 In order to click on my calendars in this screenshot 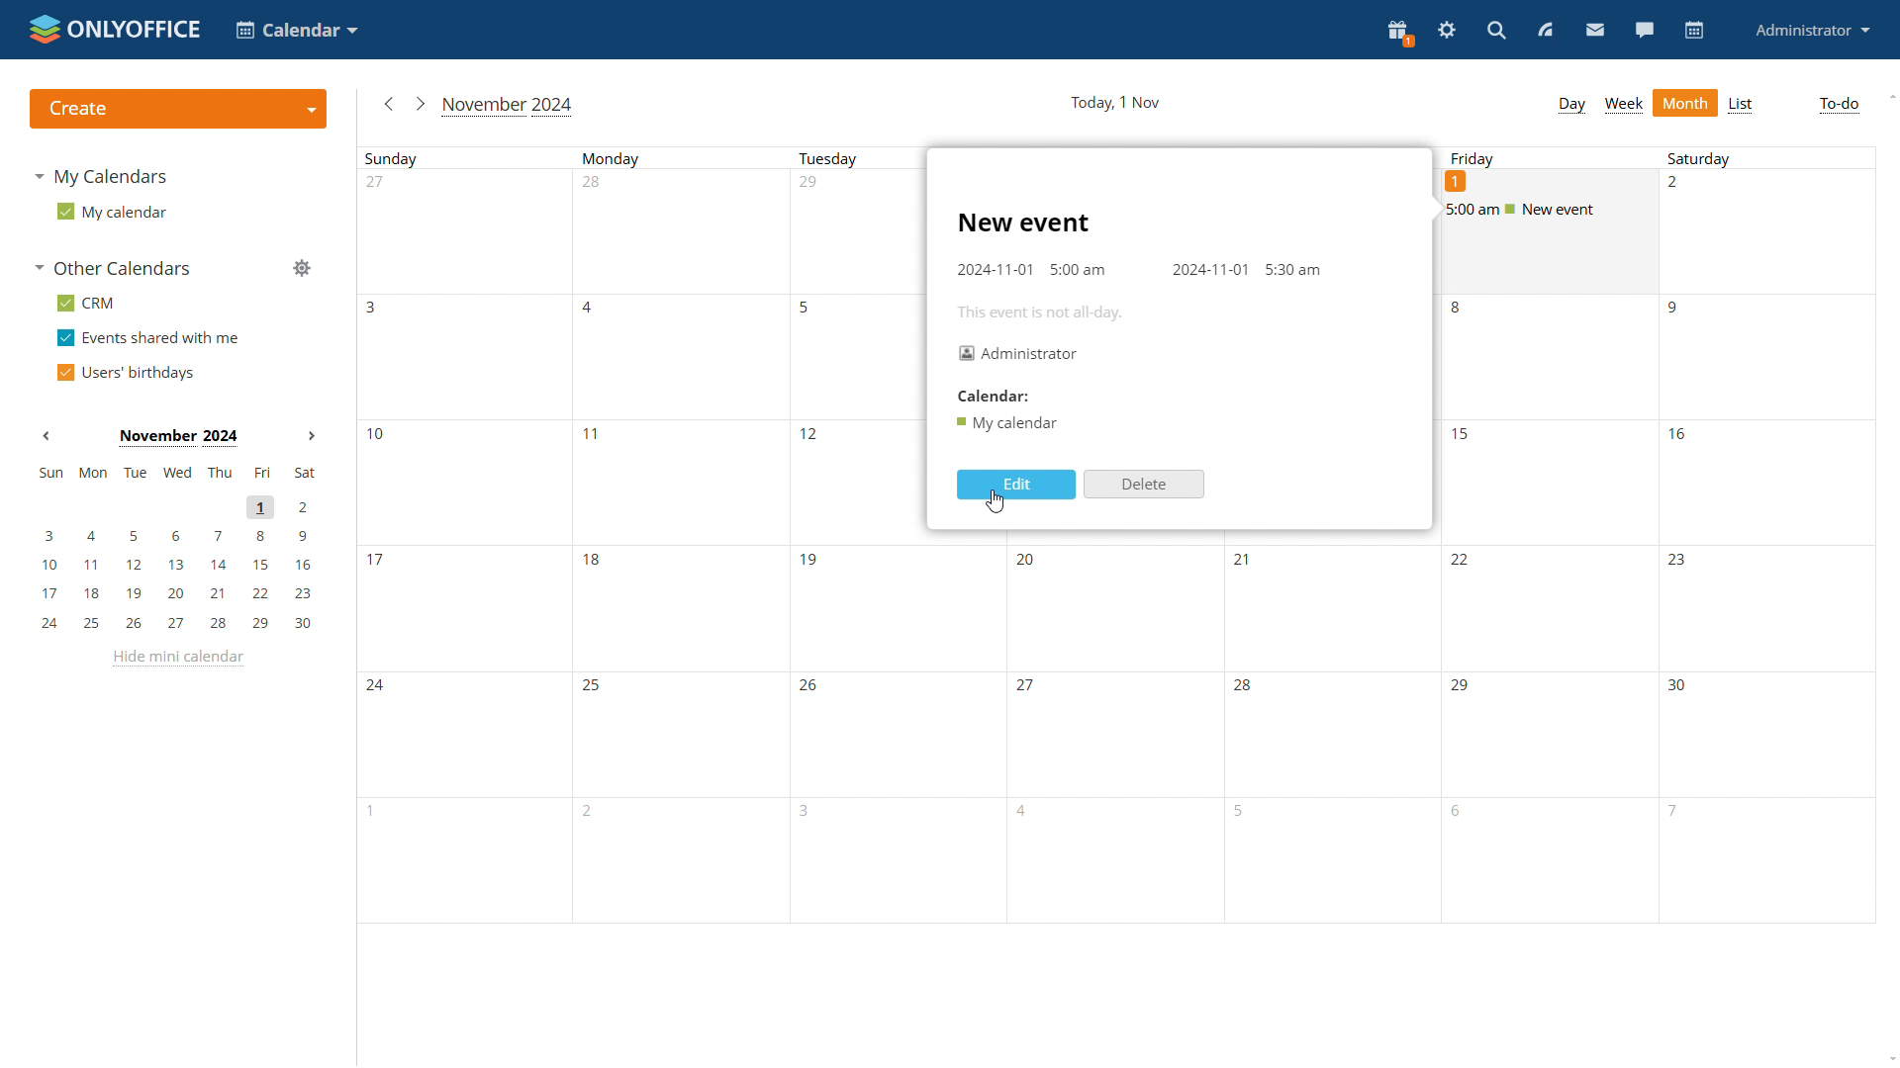, I will do `click(103, 176)`.